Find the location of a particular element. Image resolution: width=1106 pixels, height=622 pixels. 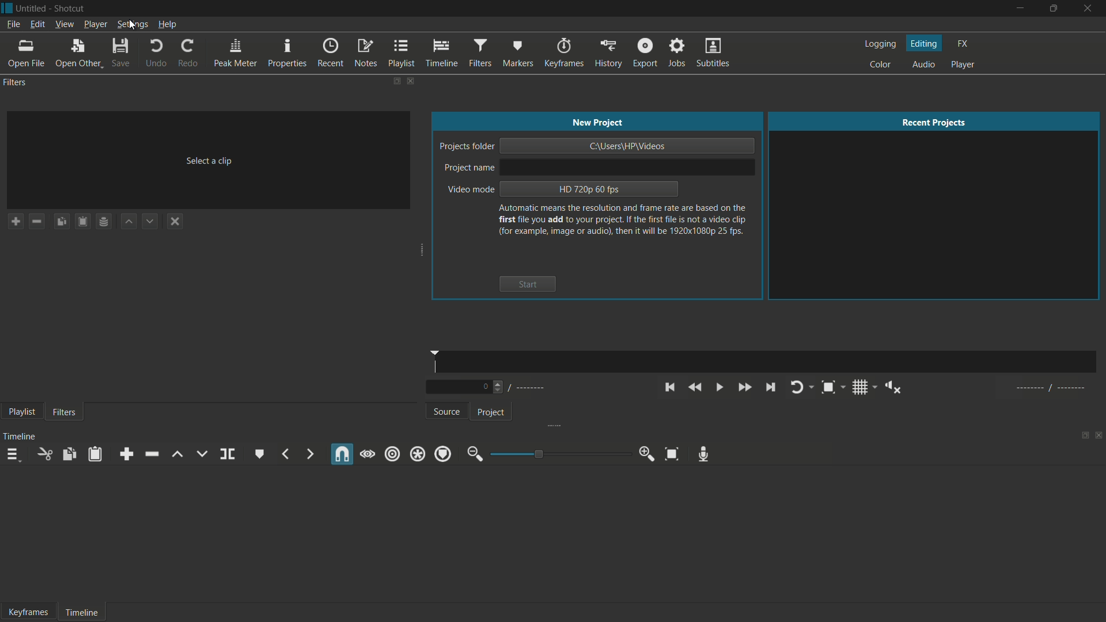

toggle play or pause is located at coordinates (719, 388).